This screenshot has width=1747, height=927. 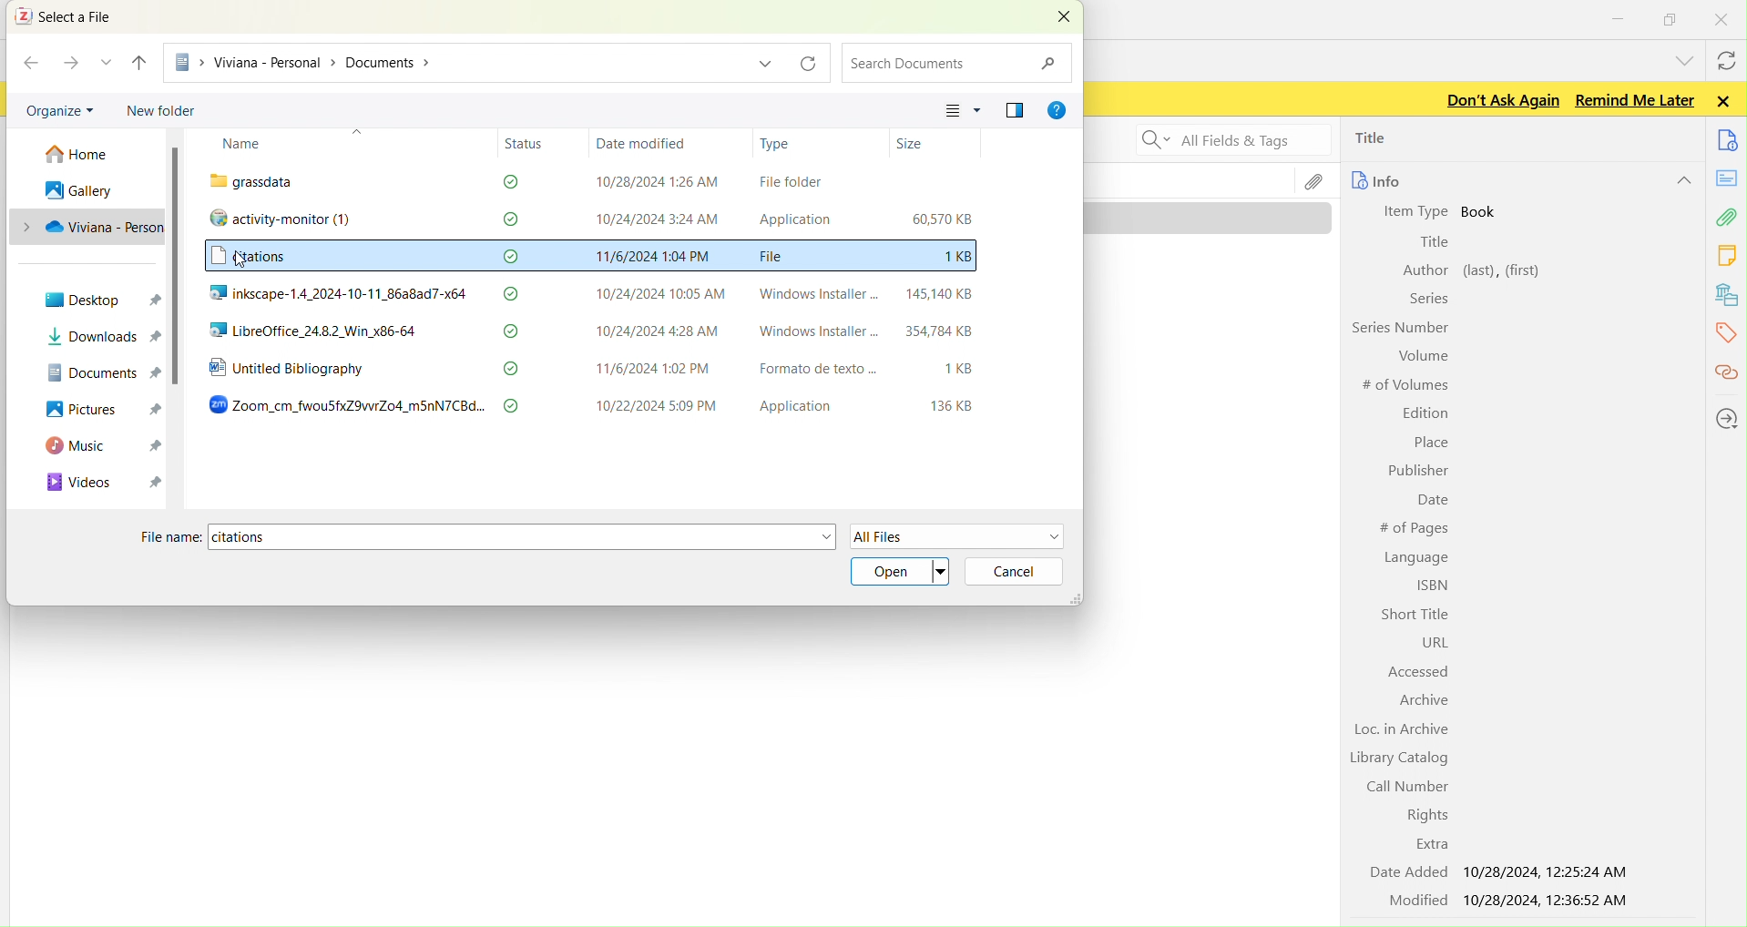 What do you see at coordinates (647, 257) in the screenshot?
I see `11/6/2024 1:04 PM` at bounding box center [647, 257].